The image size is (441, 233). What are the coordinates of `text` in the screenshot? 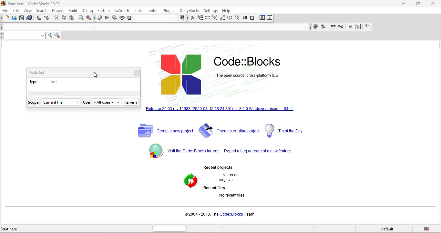 It's located at (59, 82).